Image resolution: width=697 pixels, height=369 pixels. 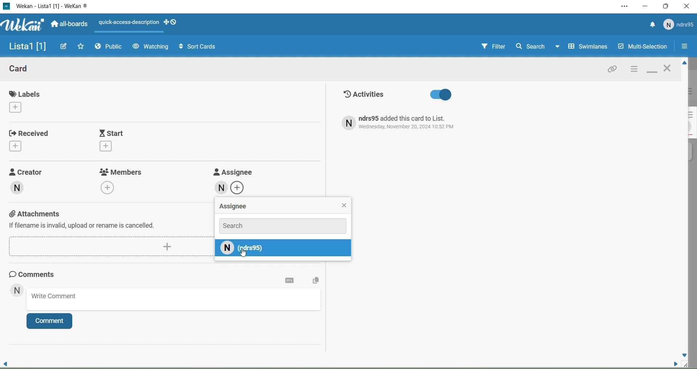 What do you see at coordinates (245, 254) in the screenshot?
I see `cursor` at bounding box center [245, 254].